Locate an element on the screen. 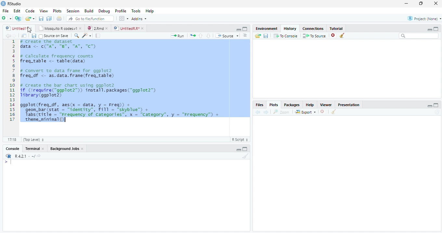 The width and height of the screenshot is (442, 233). Maximize is located at coordinates (246, 150).